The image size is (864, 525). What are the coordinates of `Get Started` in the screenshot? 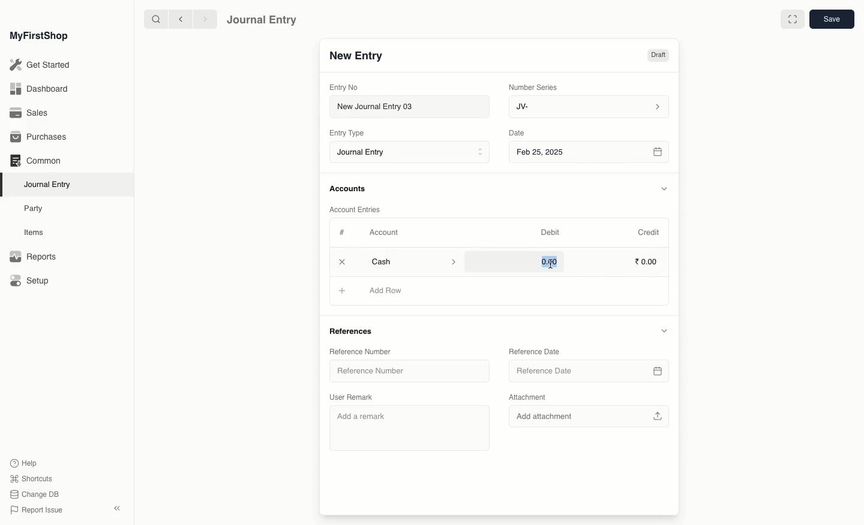 It's located at (41, 65).